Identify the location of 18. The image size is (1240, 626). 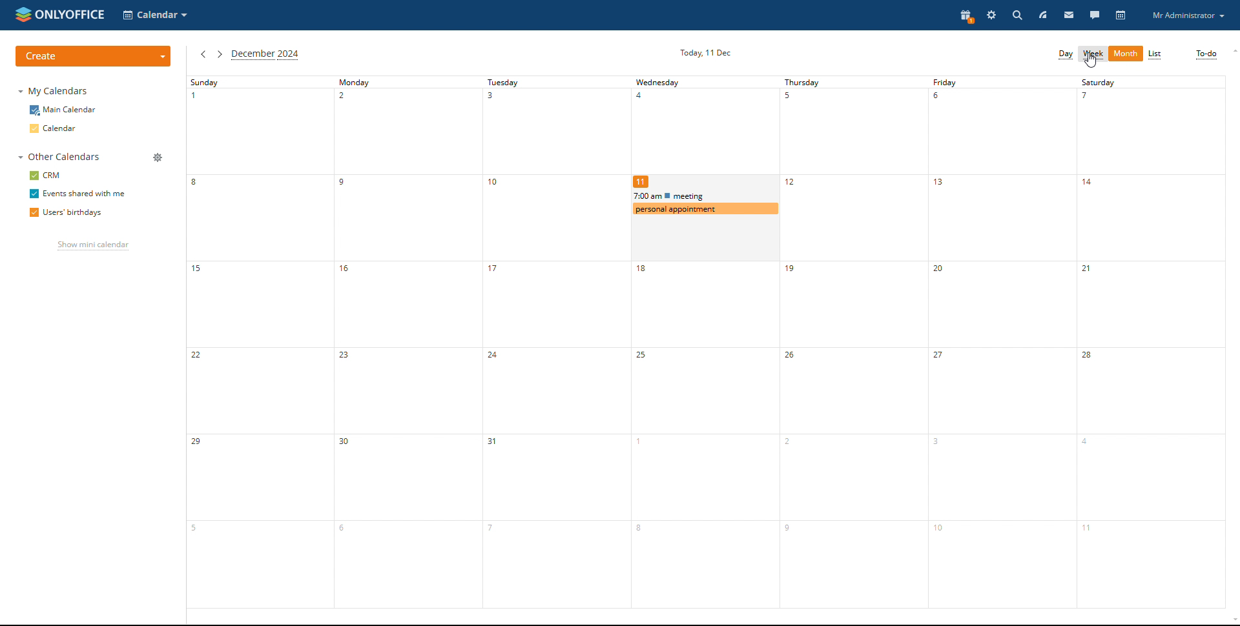
(704, 436).